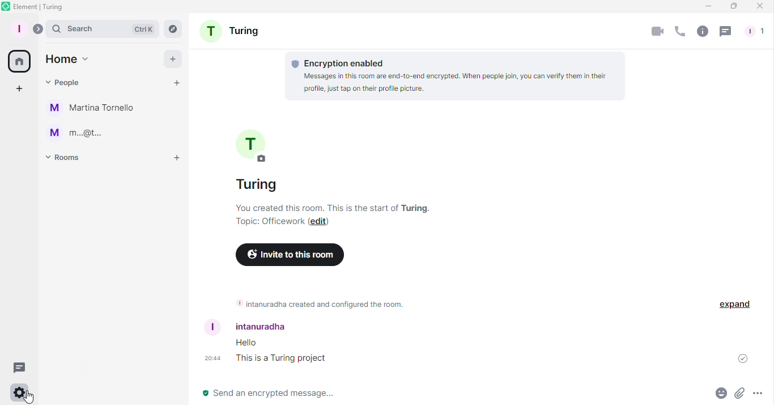  What do you see at coordinates (102, 28) in the screenshot?
I see `Search bar` at bounding box center [102, 28].